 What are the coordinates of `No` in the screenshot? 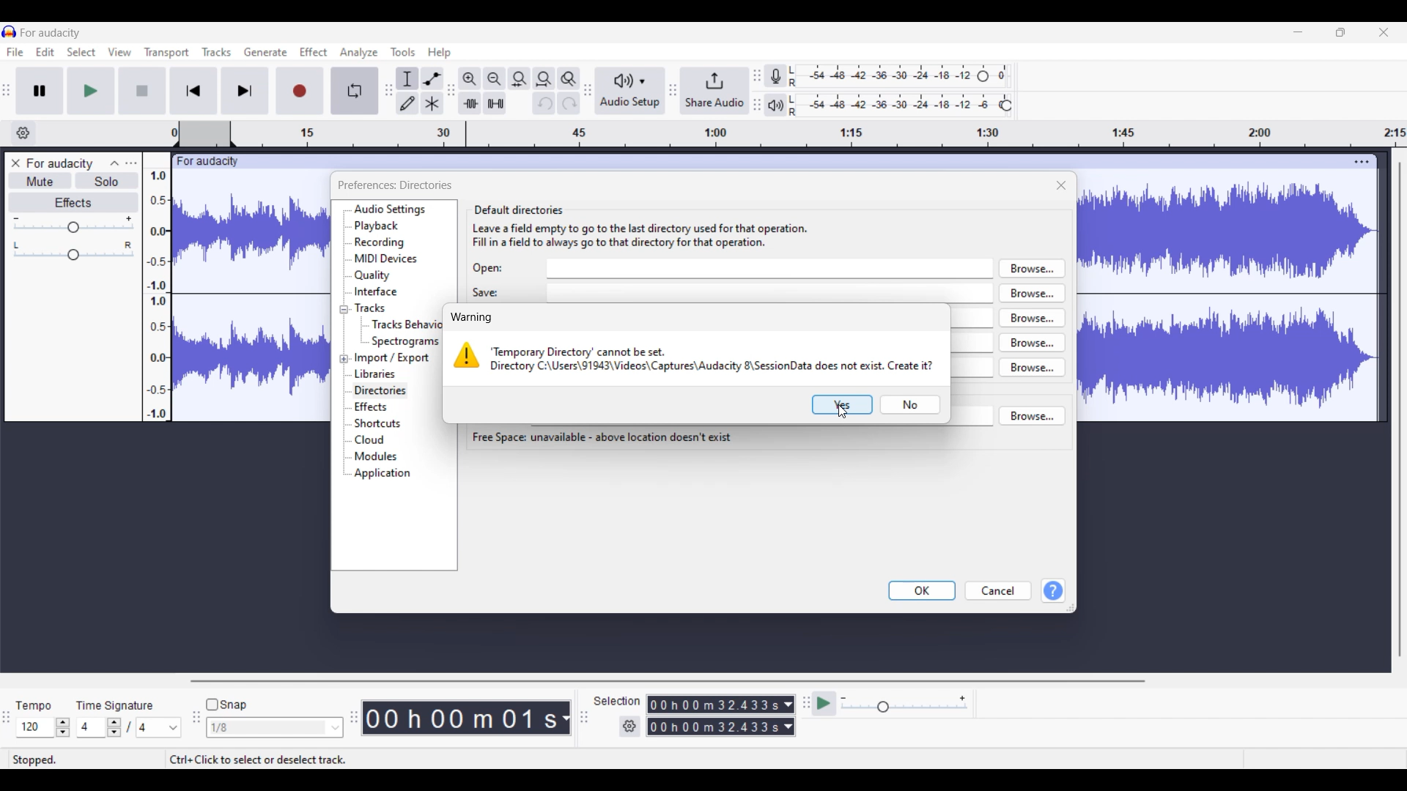 It's located at (911, 405).